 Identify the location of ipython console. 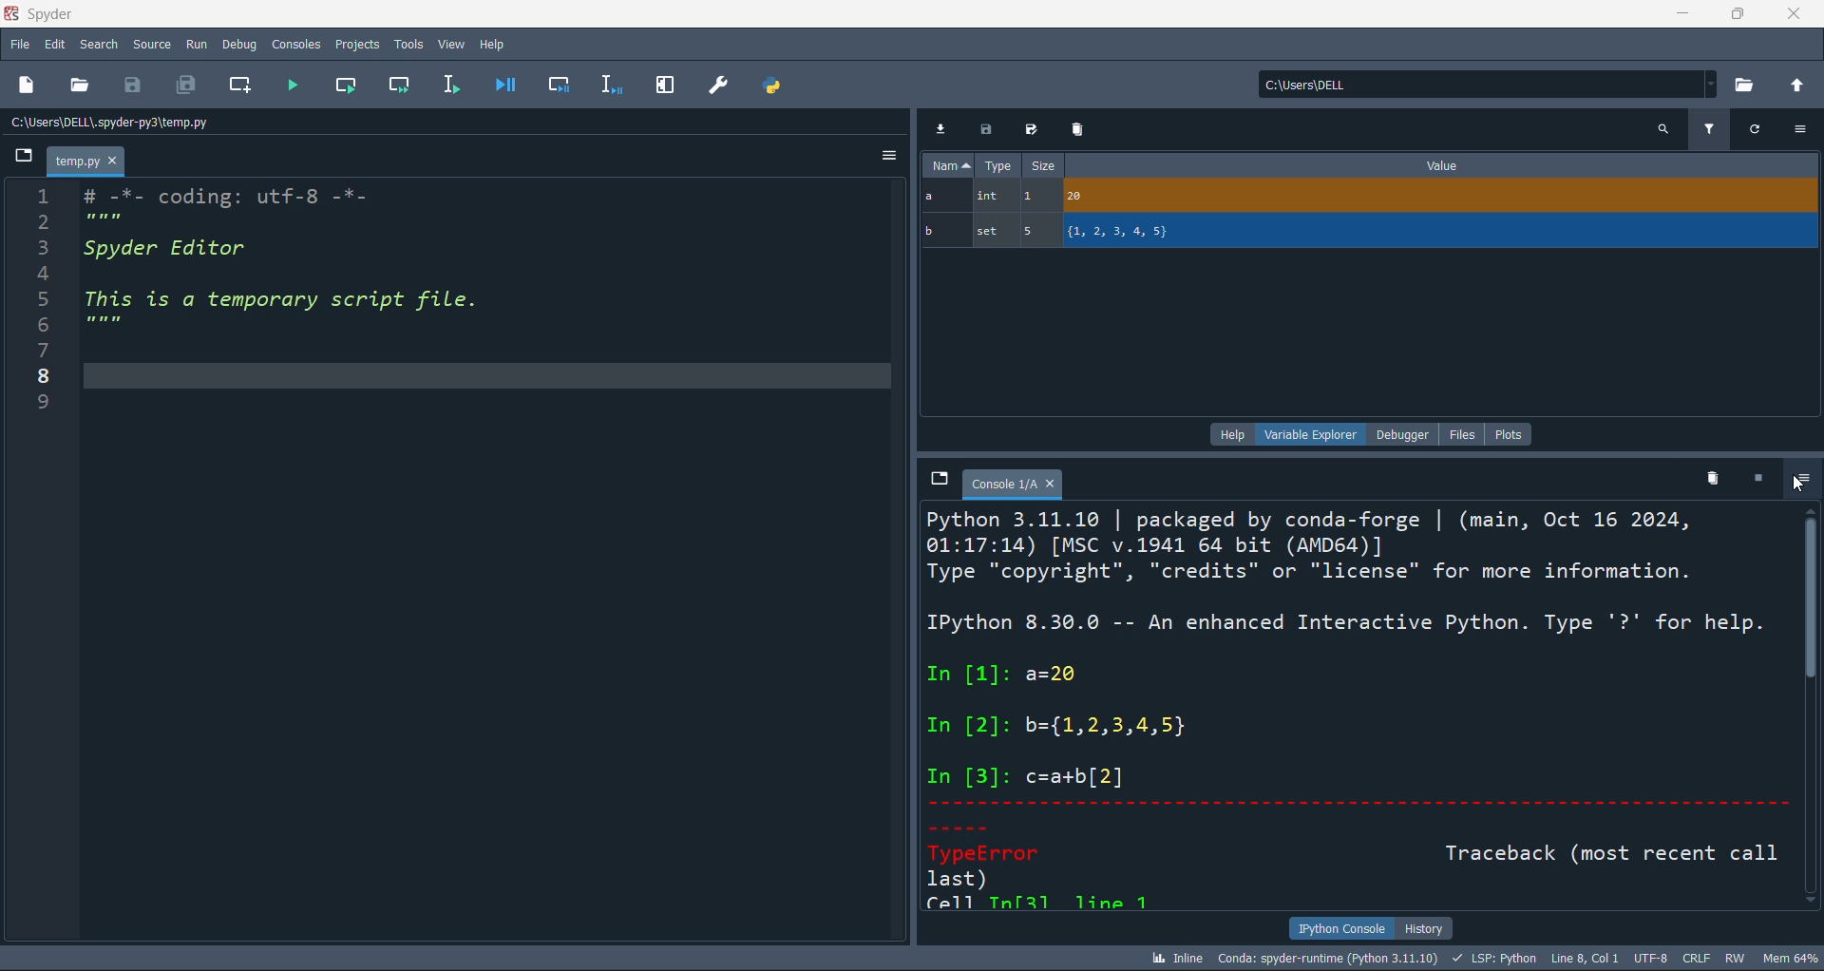
(1337, 928).